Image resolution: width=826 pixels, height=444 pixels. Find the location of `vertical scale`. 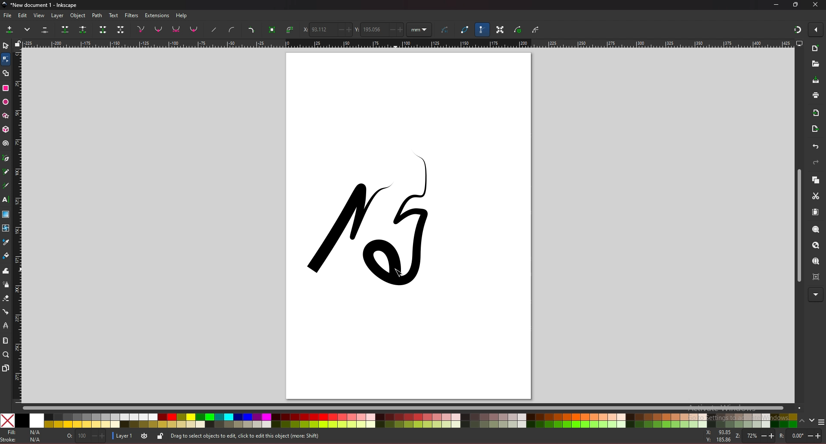

vertical scale is located at coordinates (18, 225).